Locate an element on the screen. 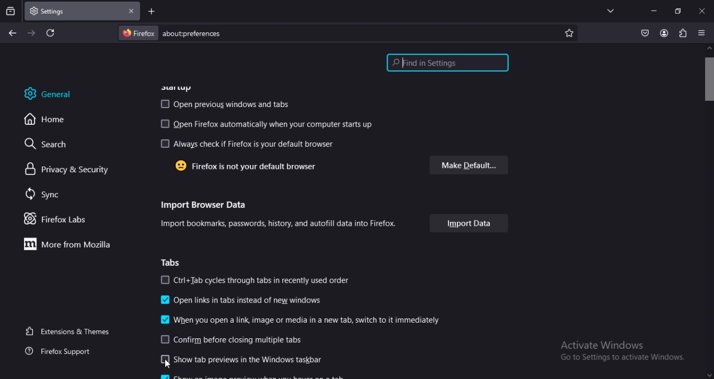 The image size is (714, 379). home is located at coordinates (50, 120).